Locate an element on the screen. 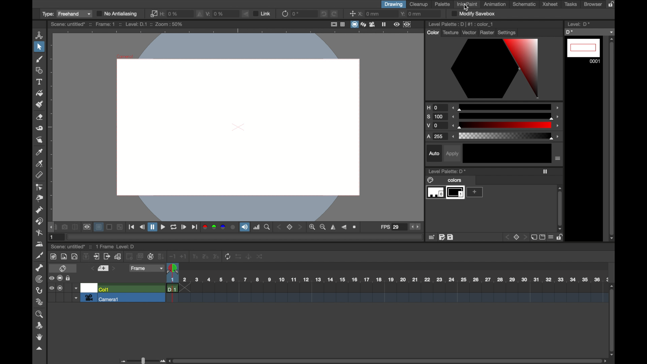  refresh is located at coordinates (285, 13).